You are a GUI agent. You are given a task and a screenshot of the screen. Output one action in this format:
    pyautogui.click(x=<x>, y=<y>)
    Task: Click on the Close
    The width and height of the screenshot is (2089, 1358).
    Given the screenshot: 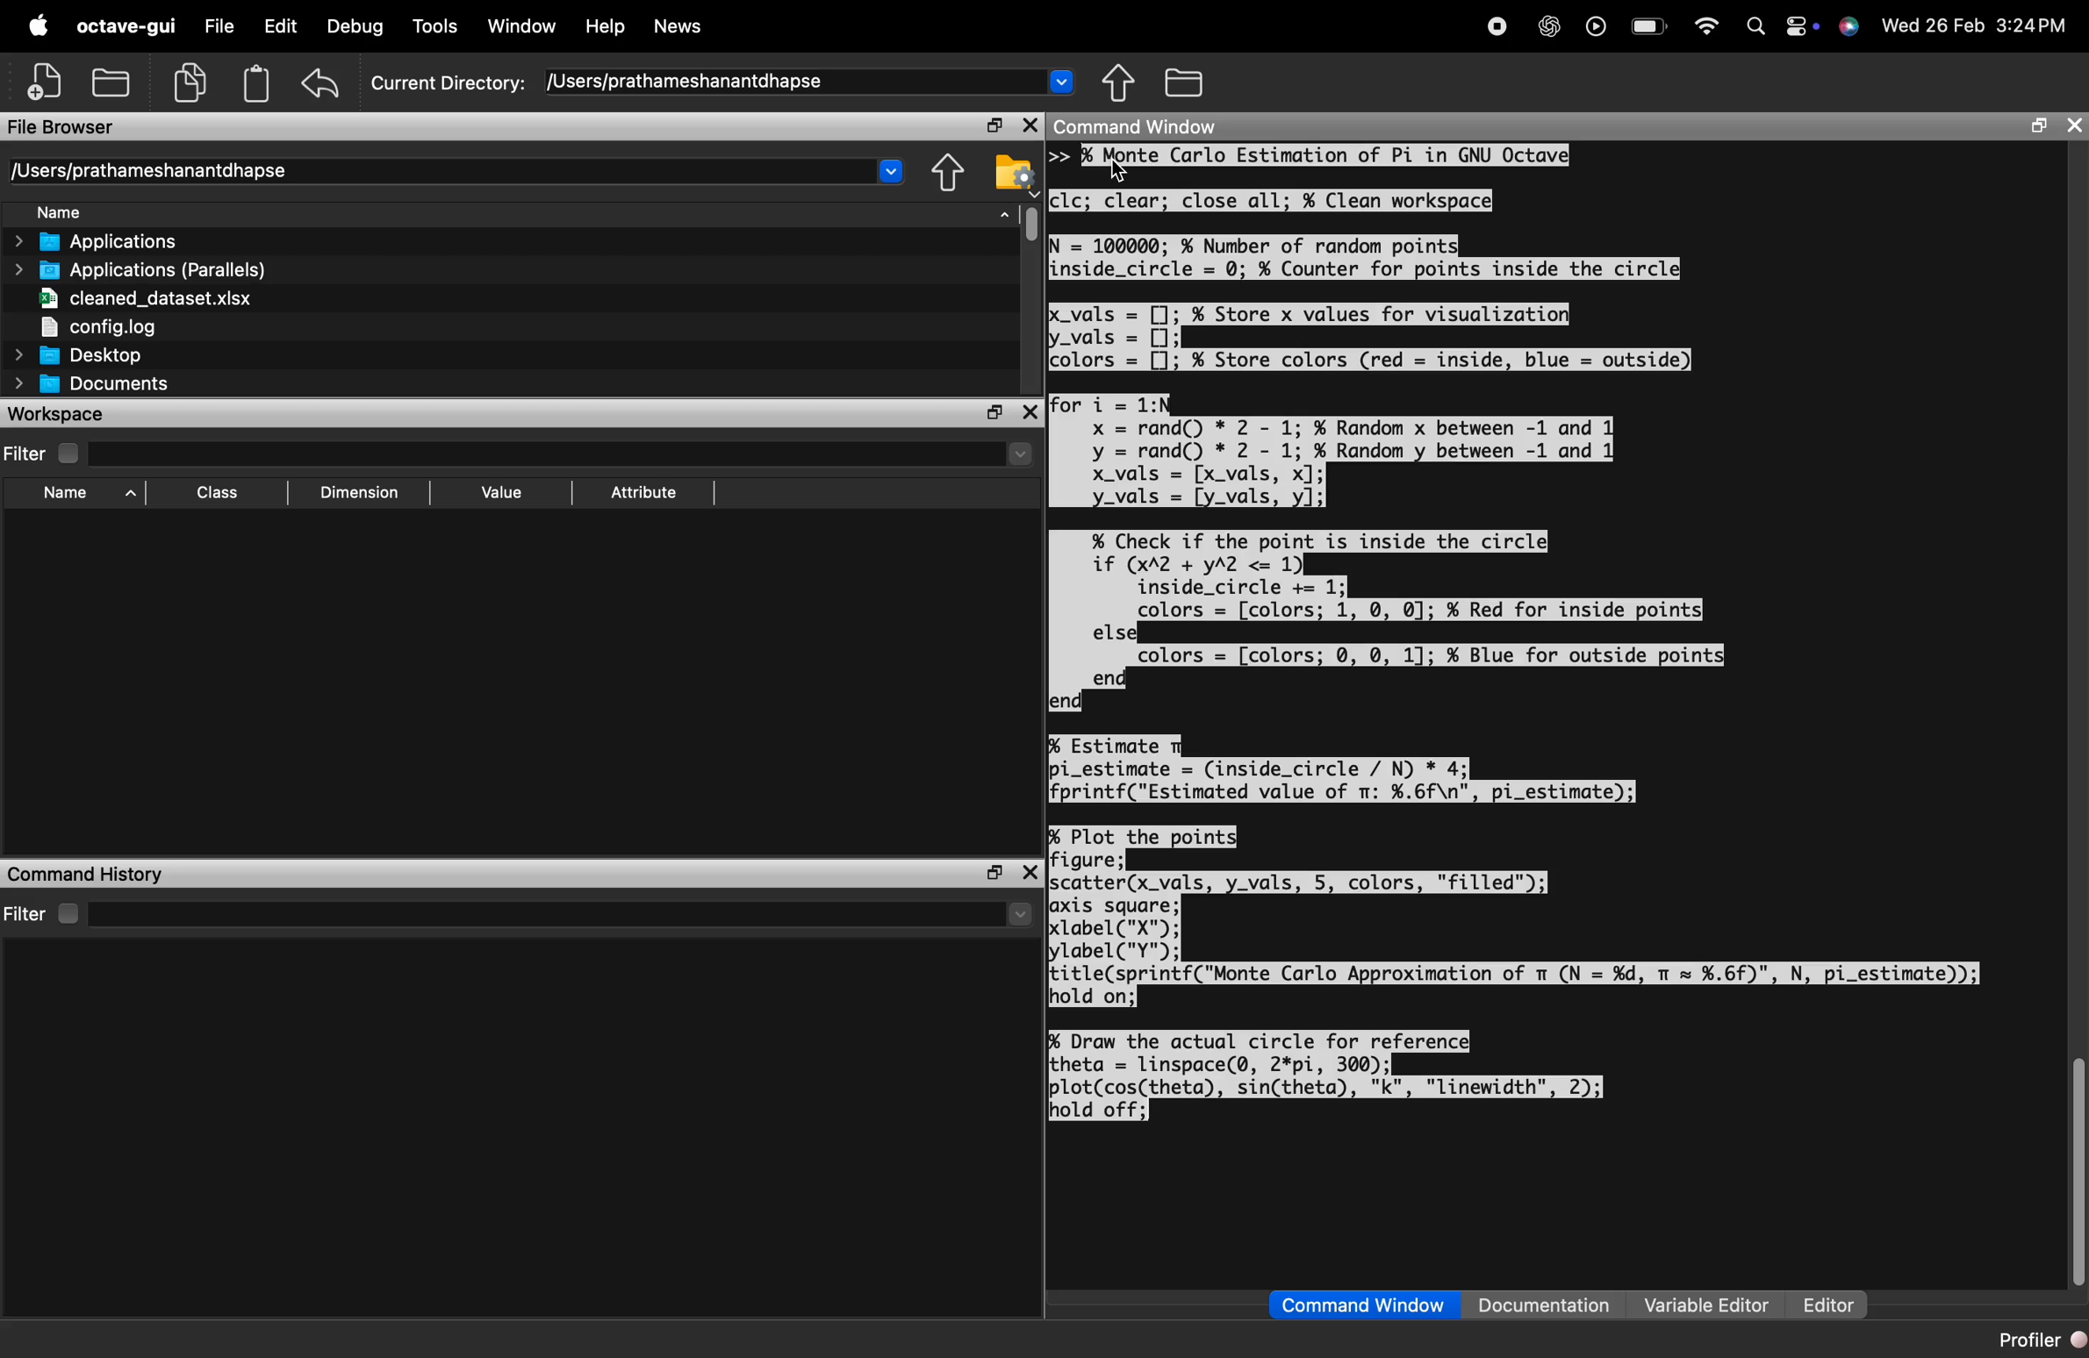 What is the action you would take?
    pyautogui.click(x=1028, y=125)
    